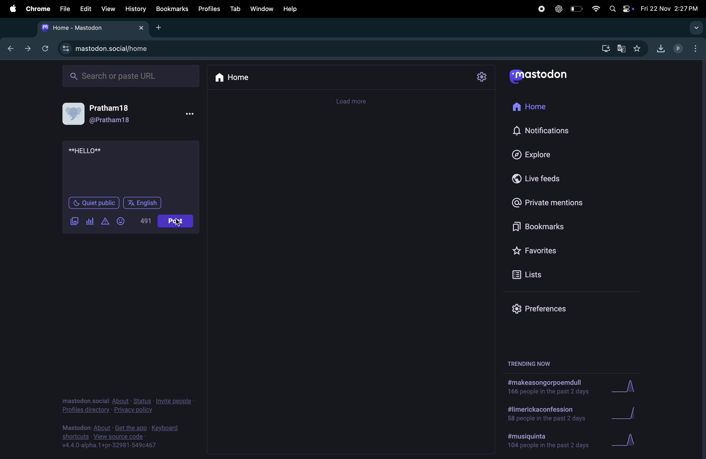 This screenshot has width=706, height=459. Describe the element at coordinates (174, 221) in the screenshot. I see `posts` at that location.